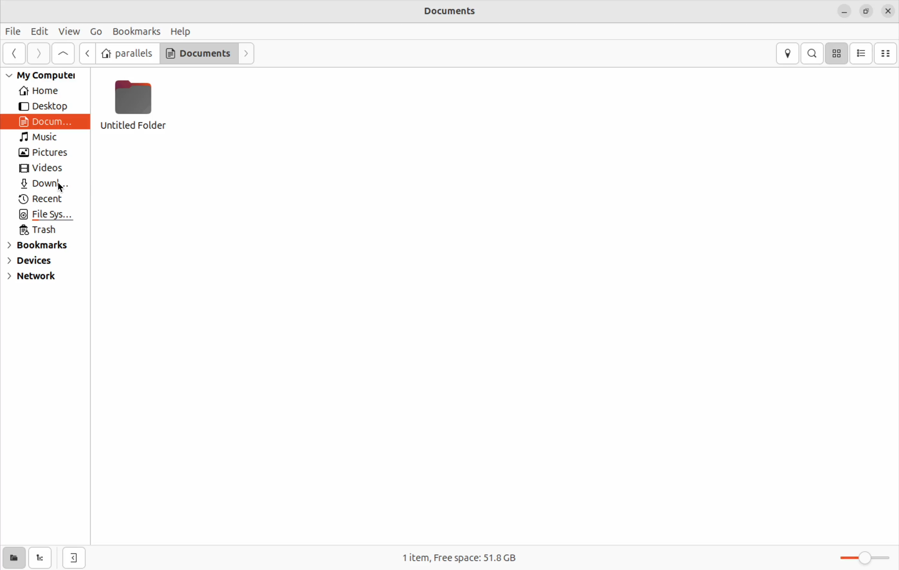 Image resolution: width=899 pixels, height=570 pixels. What do you see at coordinates (813, 53) in the screenshot?
I see `search` at bounding box center [813, 53].